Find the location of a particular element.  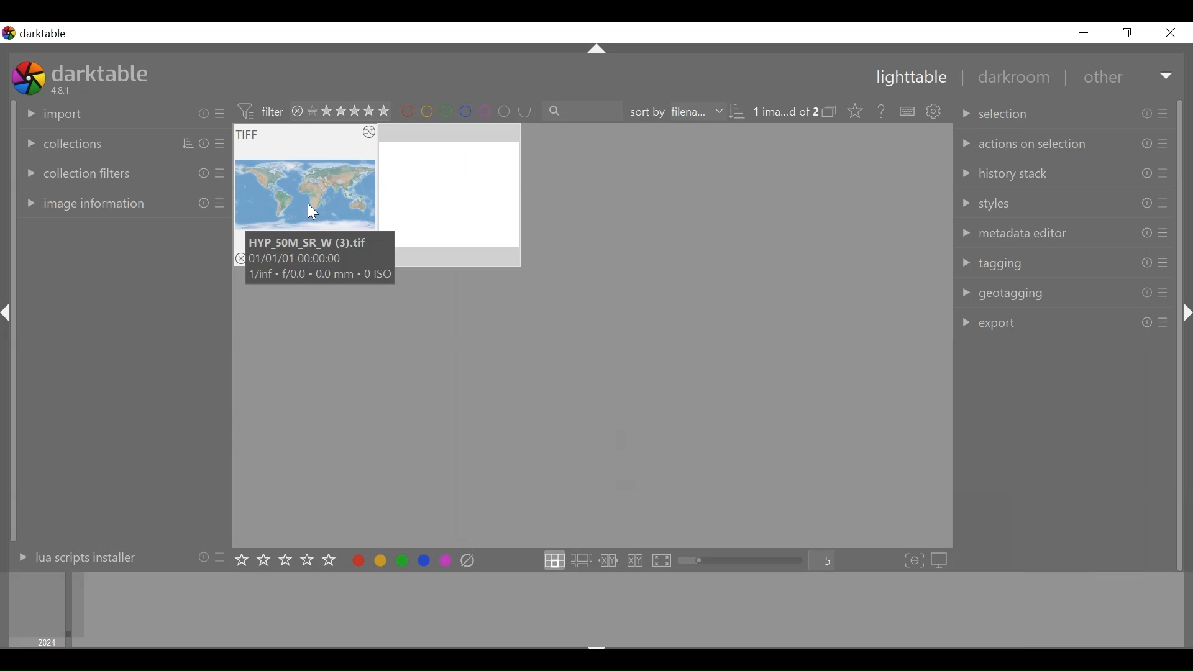

hide is located at coordinates (1186, 315).